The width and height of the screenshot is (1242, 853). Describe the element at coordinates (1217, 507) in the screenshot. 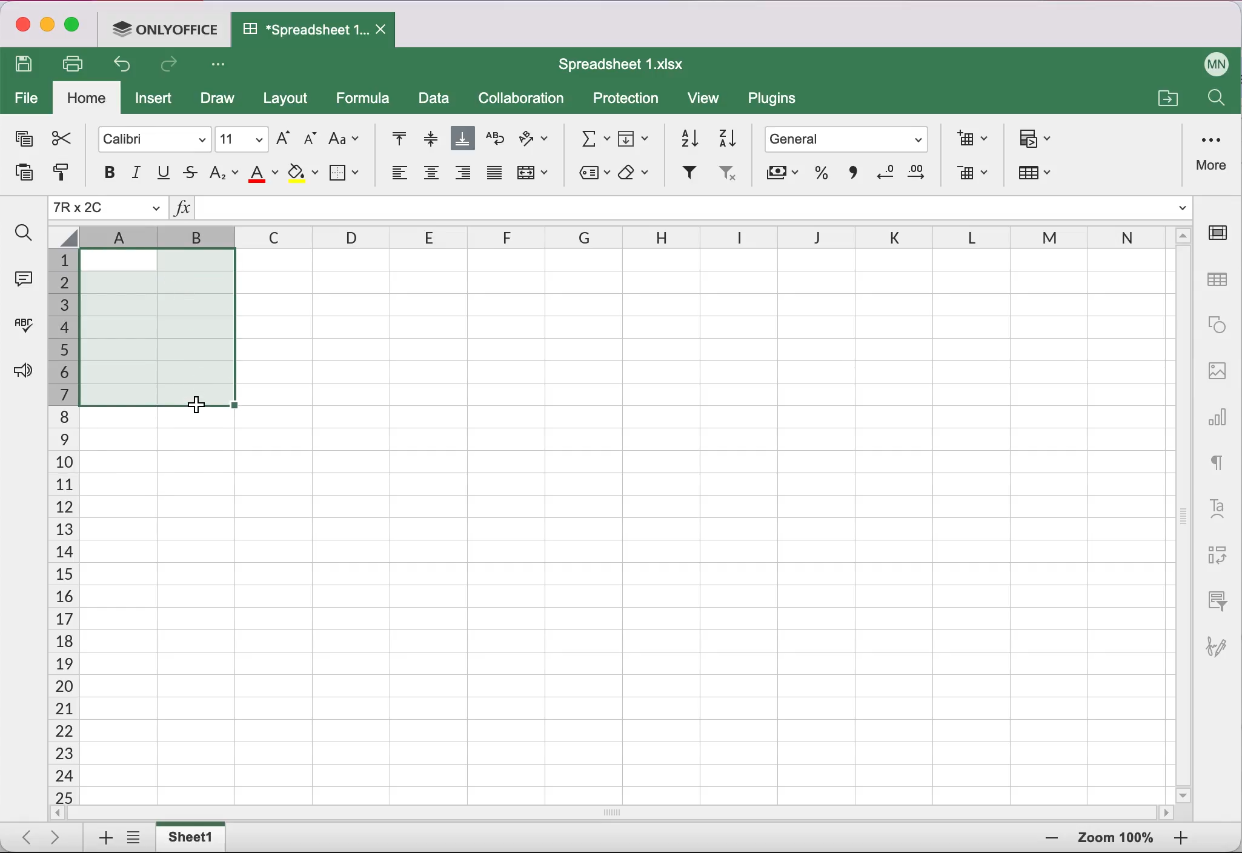

I see `text art` at that location.